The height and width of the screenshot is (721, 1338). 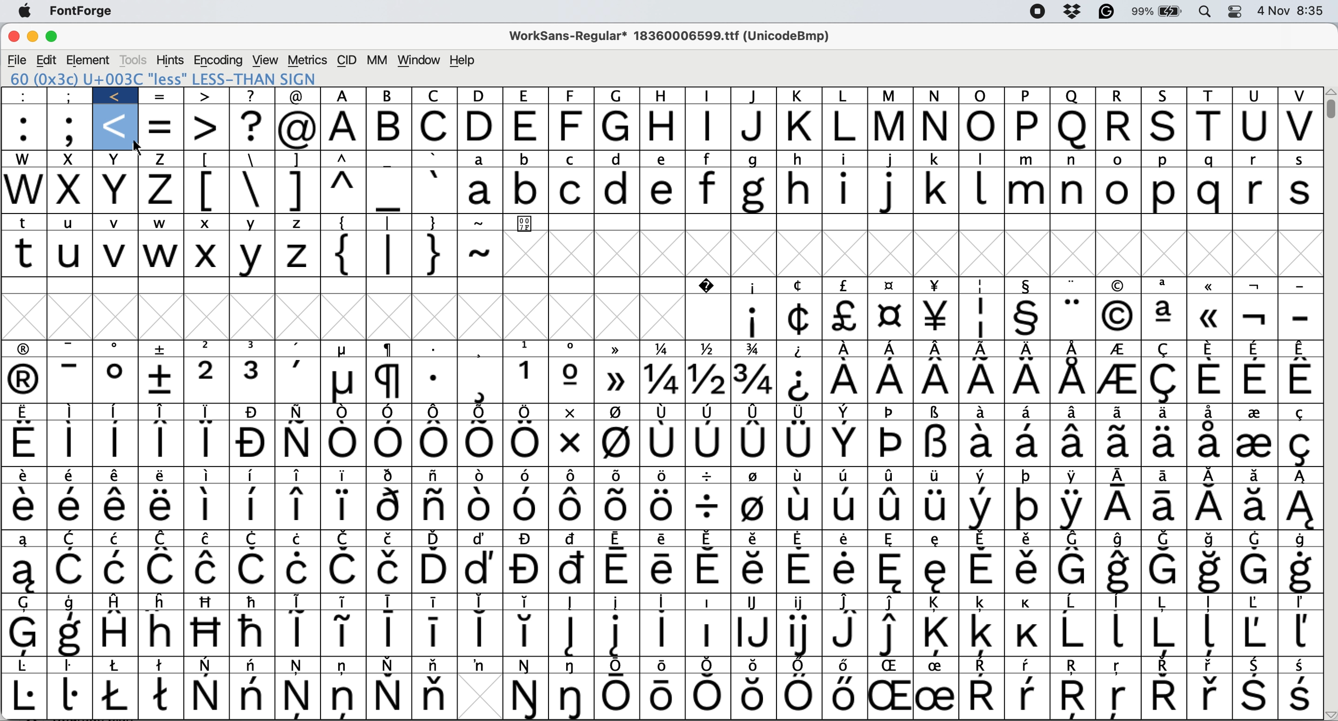 I want to click on p, so click(x=1027, y=128).